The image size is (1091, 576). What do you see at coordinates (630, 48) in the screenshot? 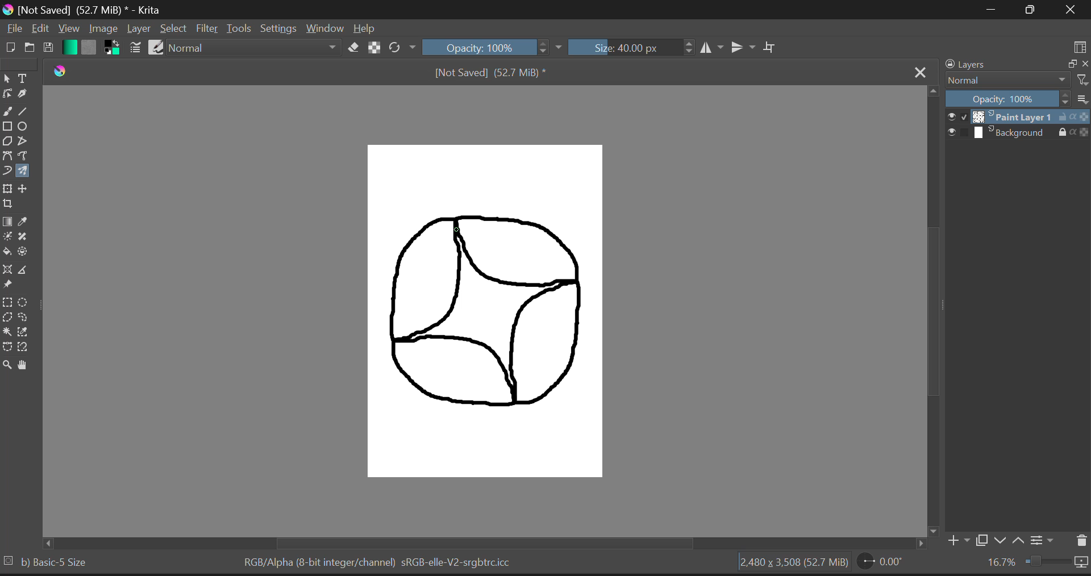
I see `Size: 40.00 px` at bounding box center [630, 48].